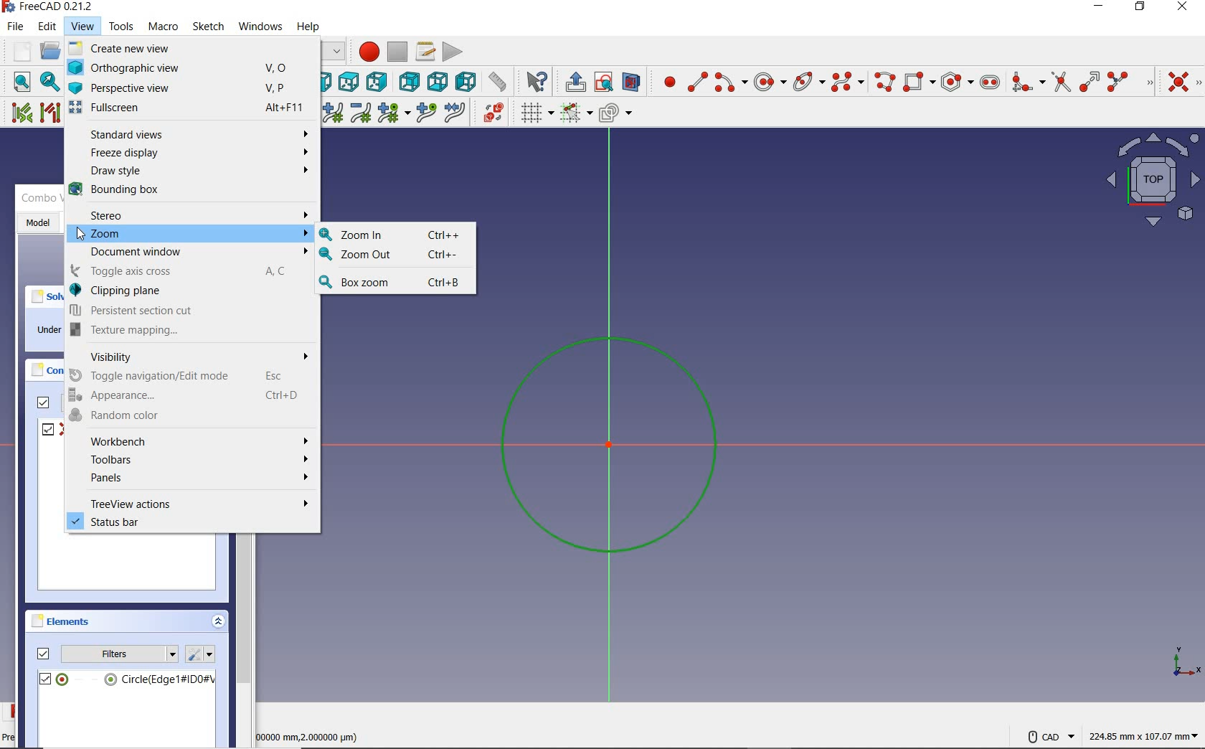  I want to click on switch virtual space, so click(491, 113).